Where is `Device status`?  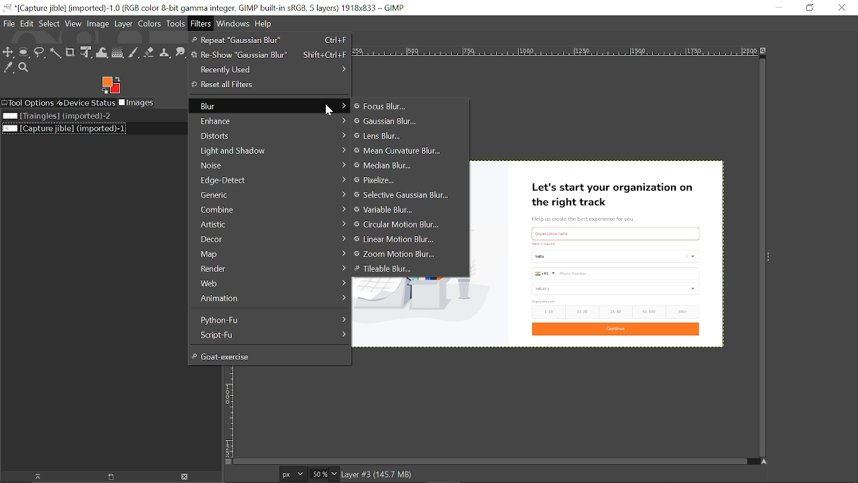 Device status is located at coordinates (86, 103).